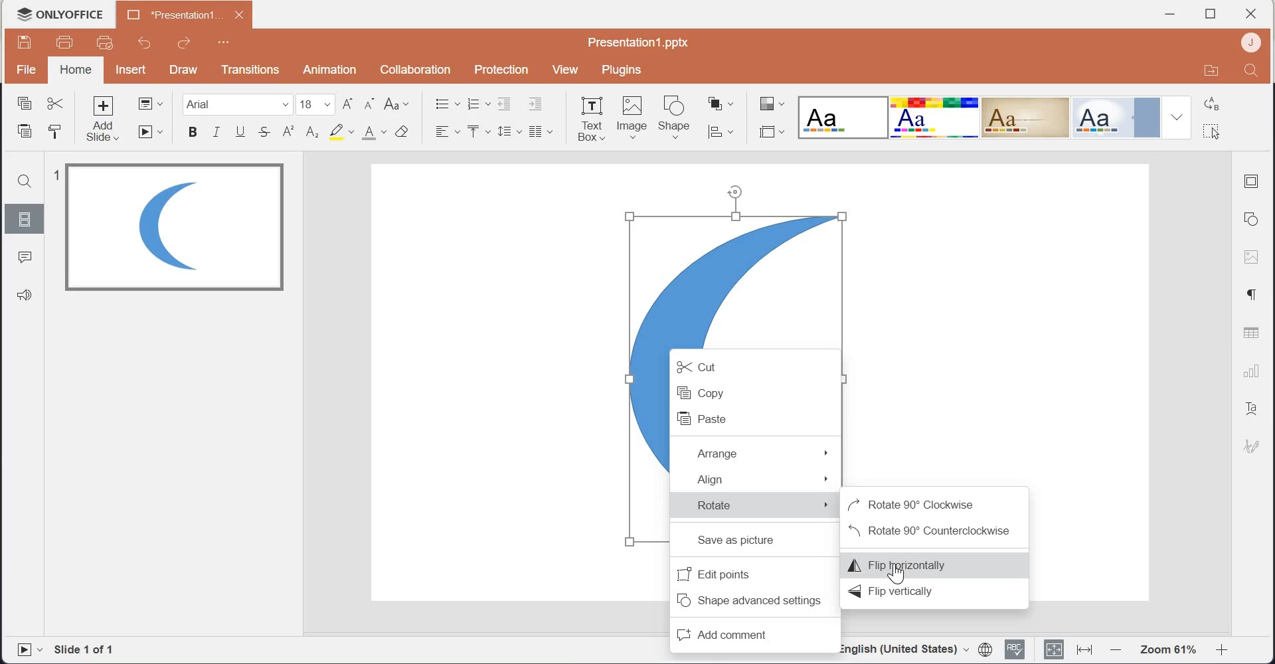 The image size is (1275, 664). Describe the element at coordinates (753, 631) in the screenshot. I see `Add comment` at that location.